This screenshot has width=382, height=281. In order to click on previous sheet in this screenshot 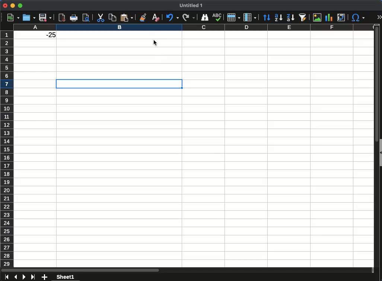, I will do `click(16, 277)`.